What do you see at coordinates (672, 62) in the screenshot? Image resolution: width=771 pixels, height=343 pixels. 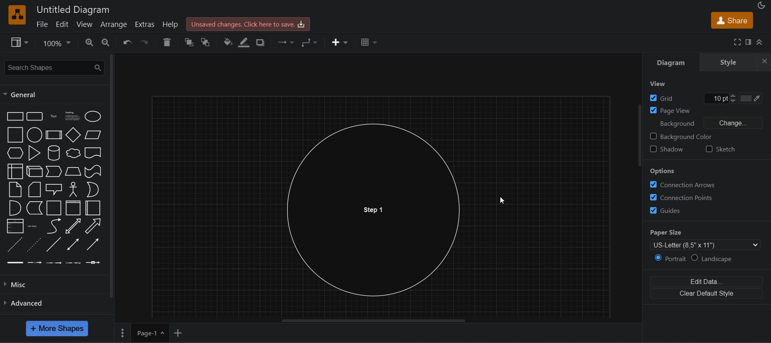 I see `diagram` at bounding box center [672, 62].